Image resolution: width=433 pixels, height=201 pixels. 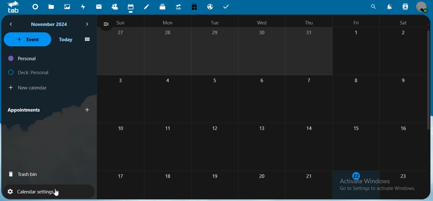 I want to click on view profile, so click(x=421, y=7).